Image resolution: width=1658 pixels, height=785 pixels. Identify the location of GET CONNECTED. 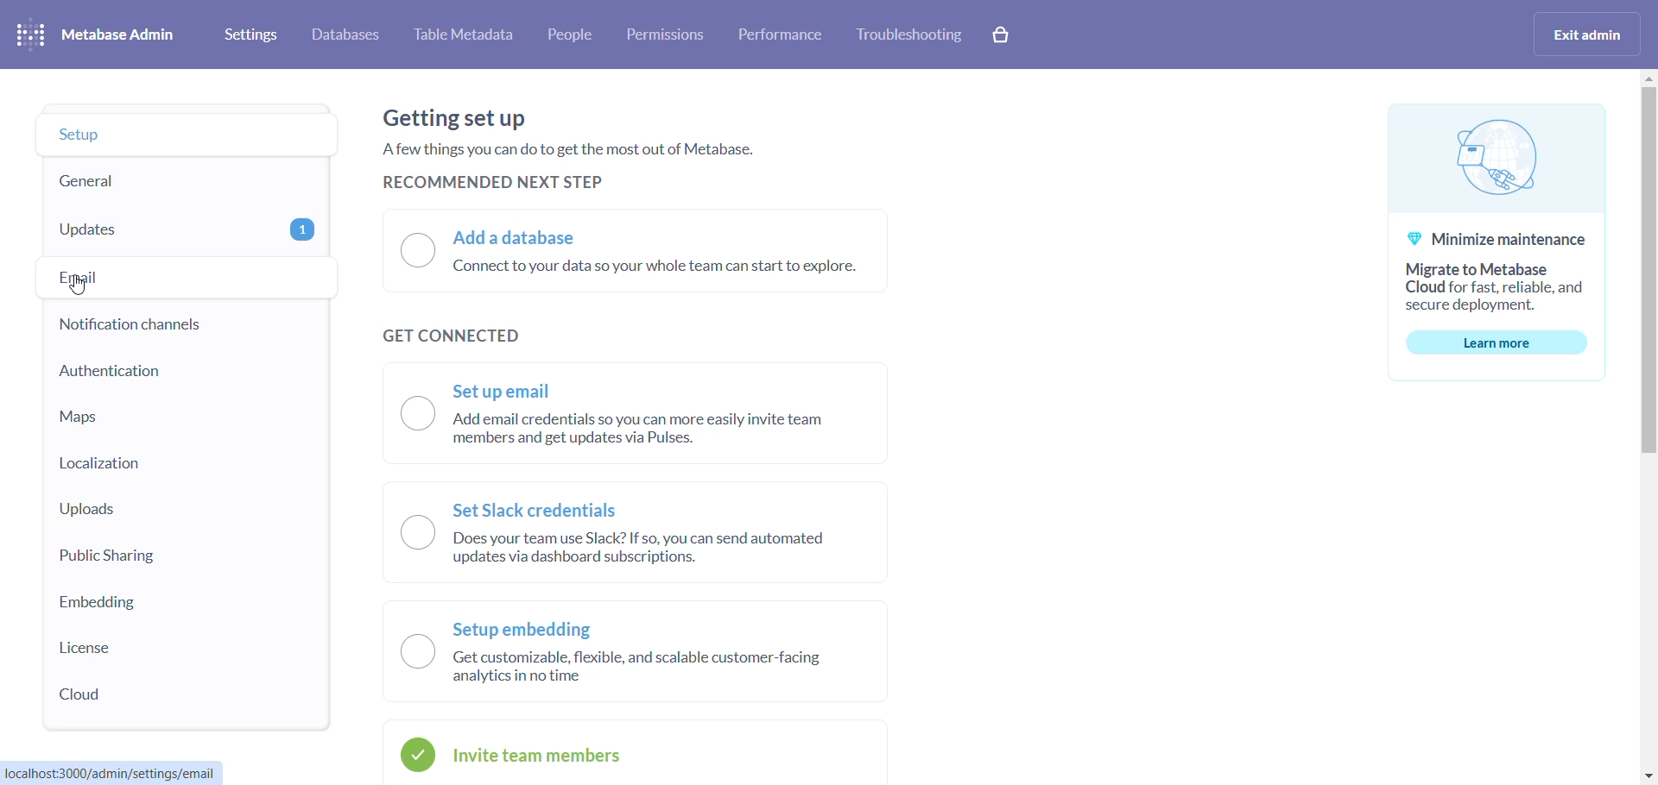
(454, 339).